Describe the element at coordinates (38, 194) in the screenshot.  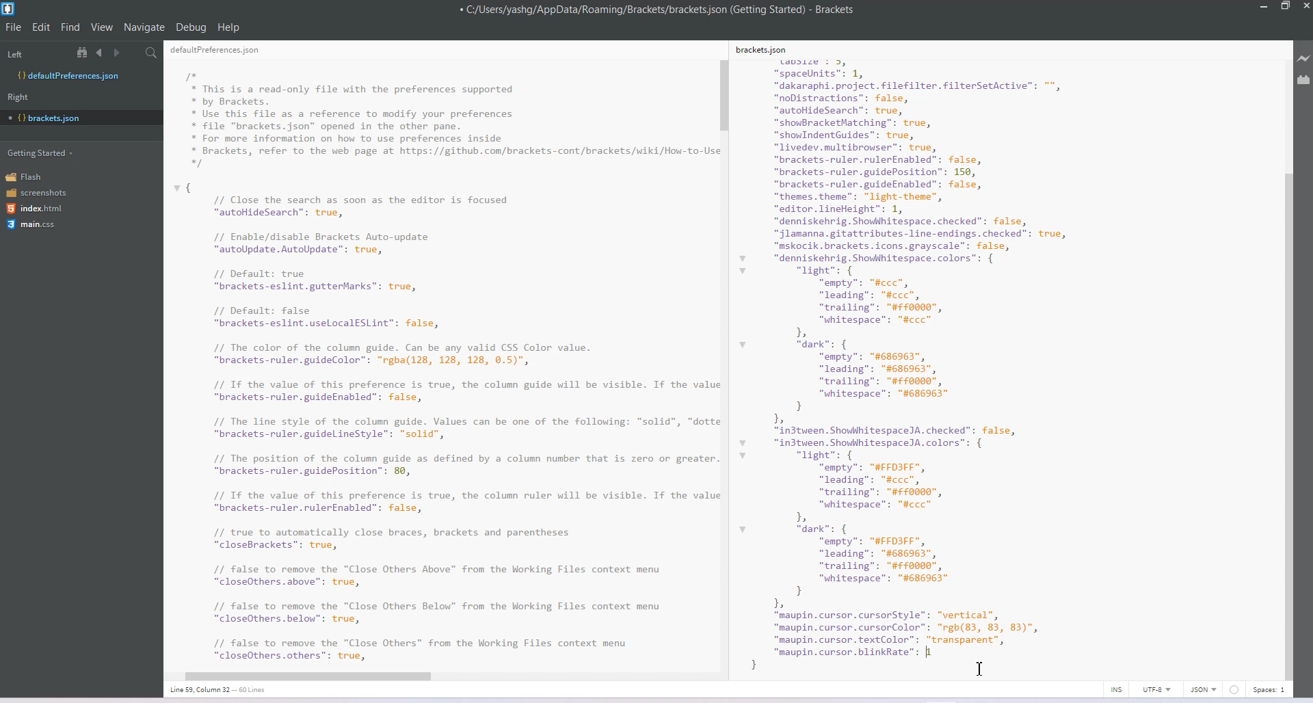
I see `screenshots` at that location.